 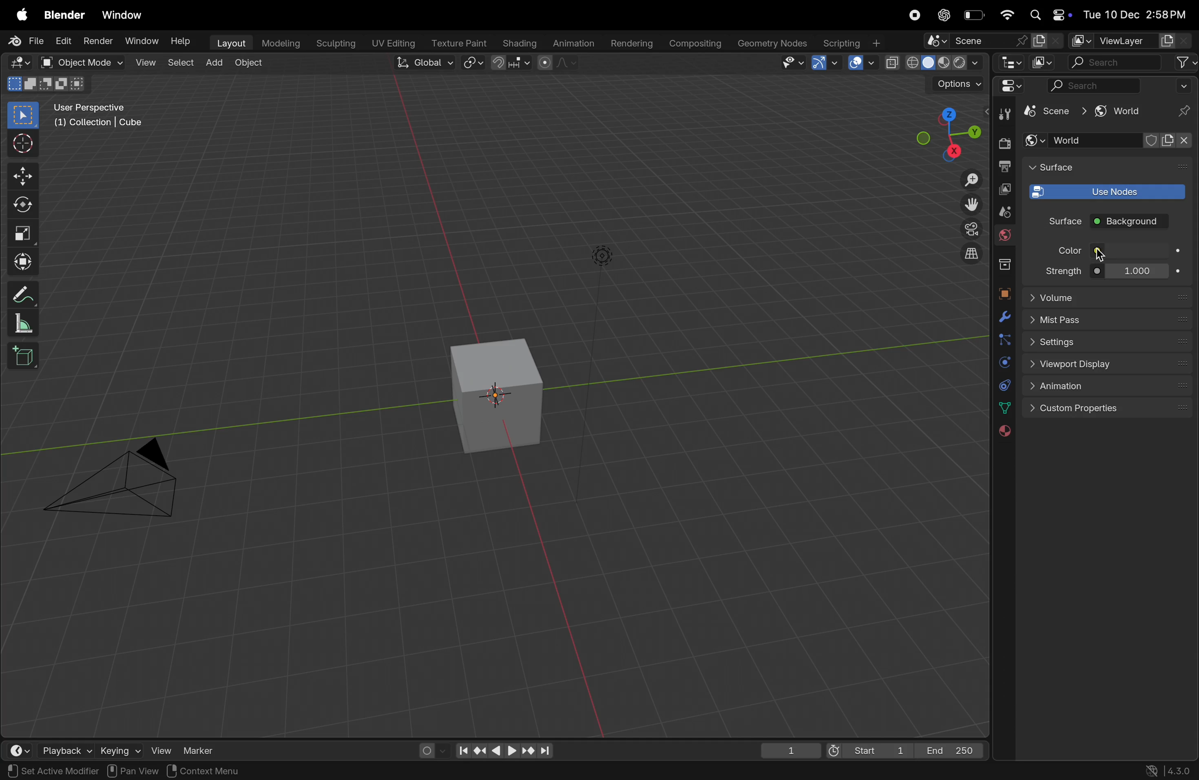 What do you see at coordinates (24, 323) in the screenshot?
I see `measure` at bounding box center [24, 323].